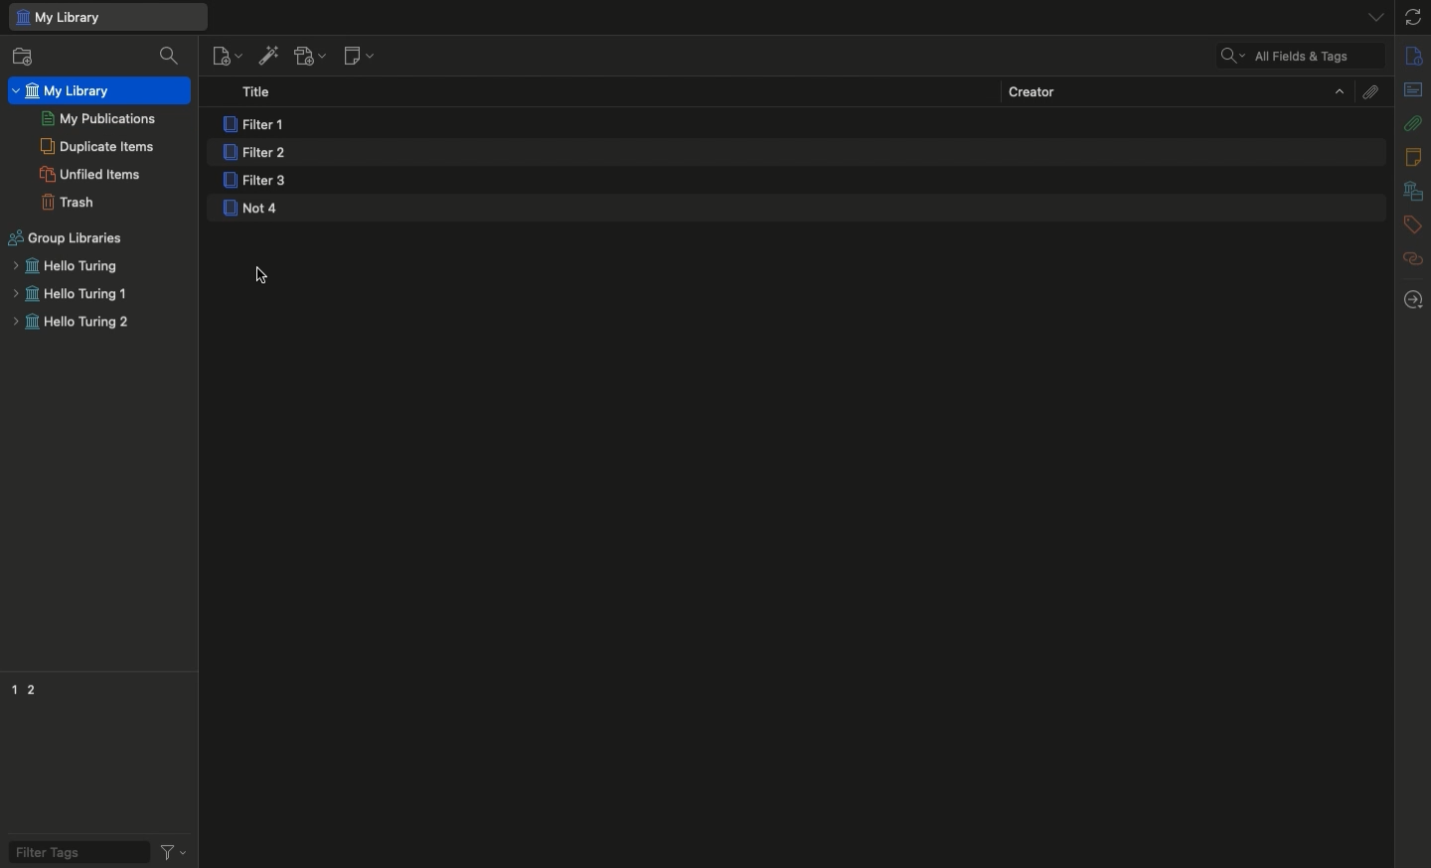  Describe the element at coordinates (96, 147) in the screenshot. I see `Duplicate items` at that location.